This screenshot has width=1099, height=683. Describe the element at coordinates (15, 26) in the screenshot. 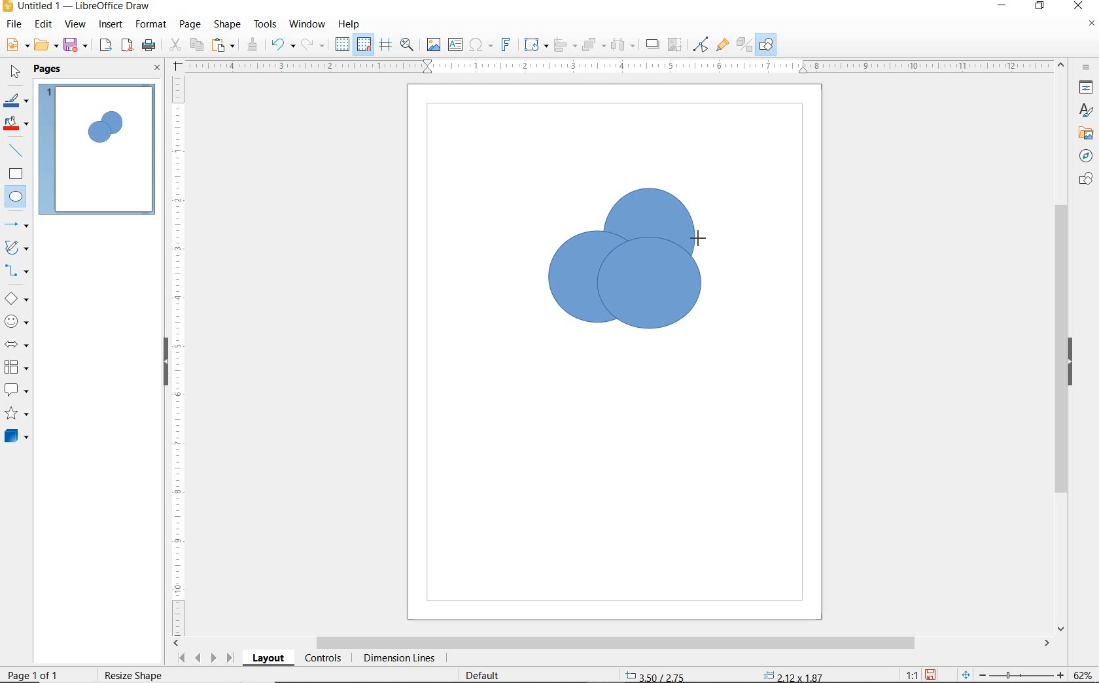

I see `FILE` at that location.